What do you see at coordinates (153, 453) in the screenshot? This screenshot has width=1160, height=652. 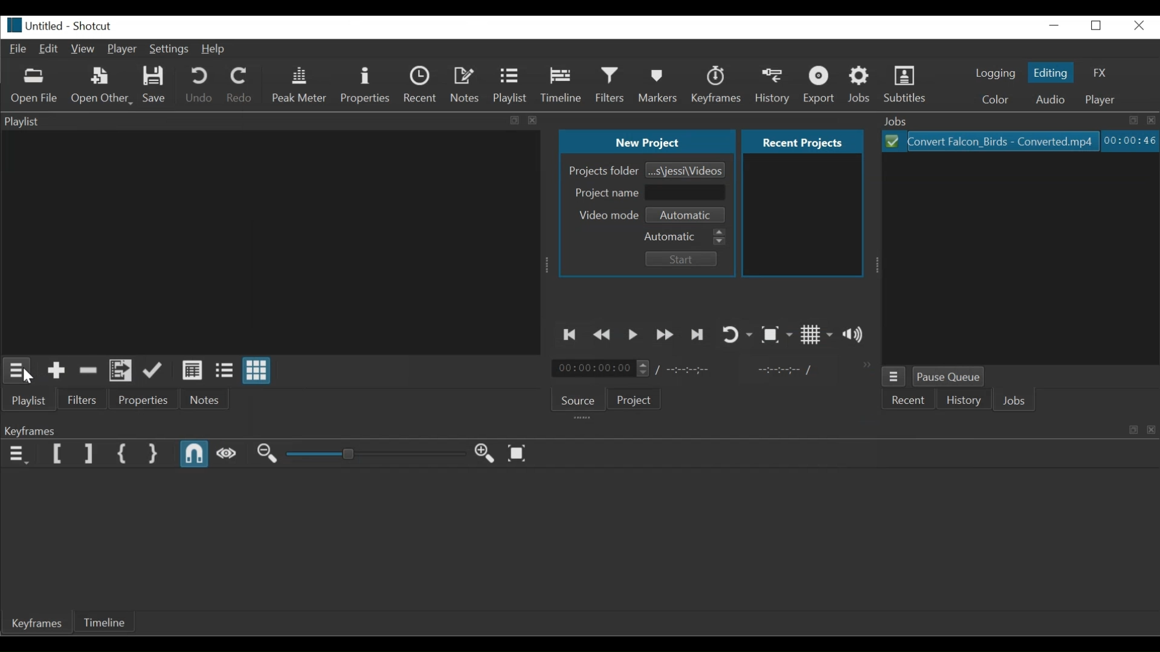 I see `Set Second Simple Keyframe` at bounding box center [153, 453].